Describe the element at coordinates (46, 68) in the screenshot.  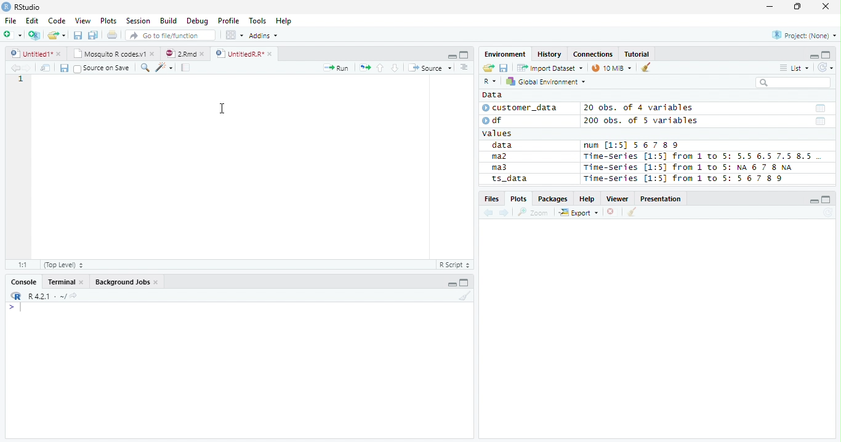
I see `Show in new window` at that location.